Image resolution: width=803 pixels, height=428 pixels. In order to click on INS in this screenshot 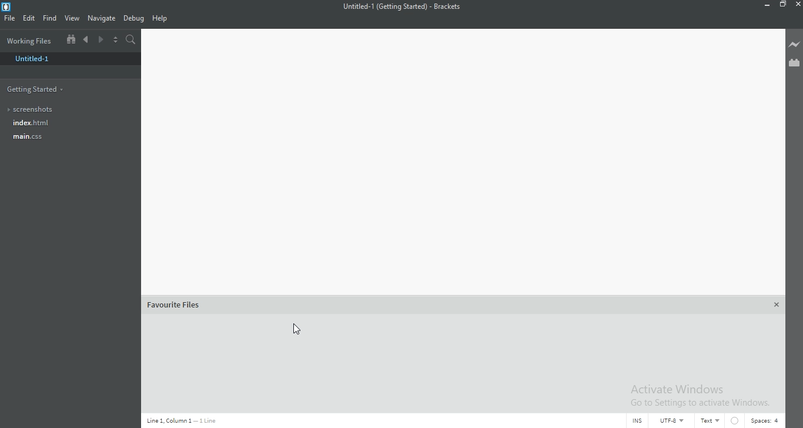, I will do `click(638, 420)`.